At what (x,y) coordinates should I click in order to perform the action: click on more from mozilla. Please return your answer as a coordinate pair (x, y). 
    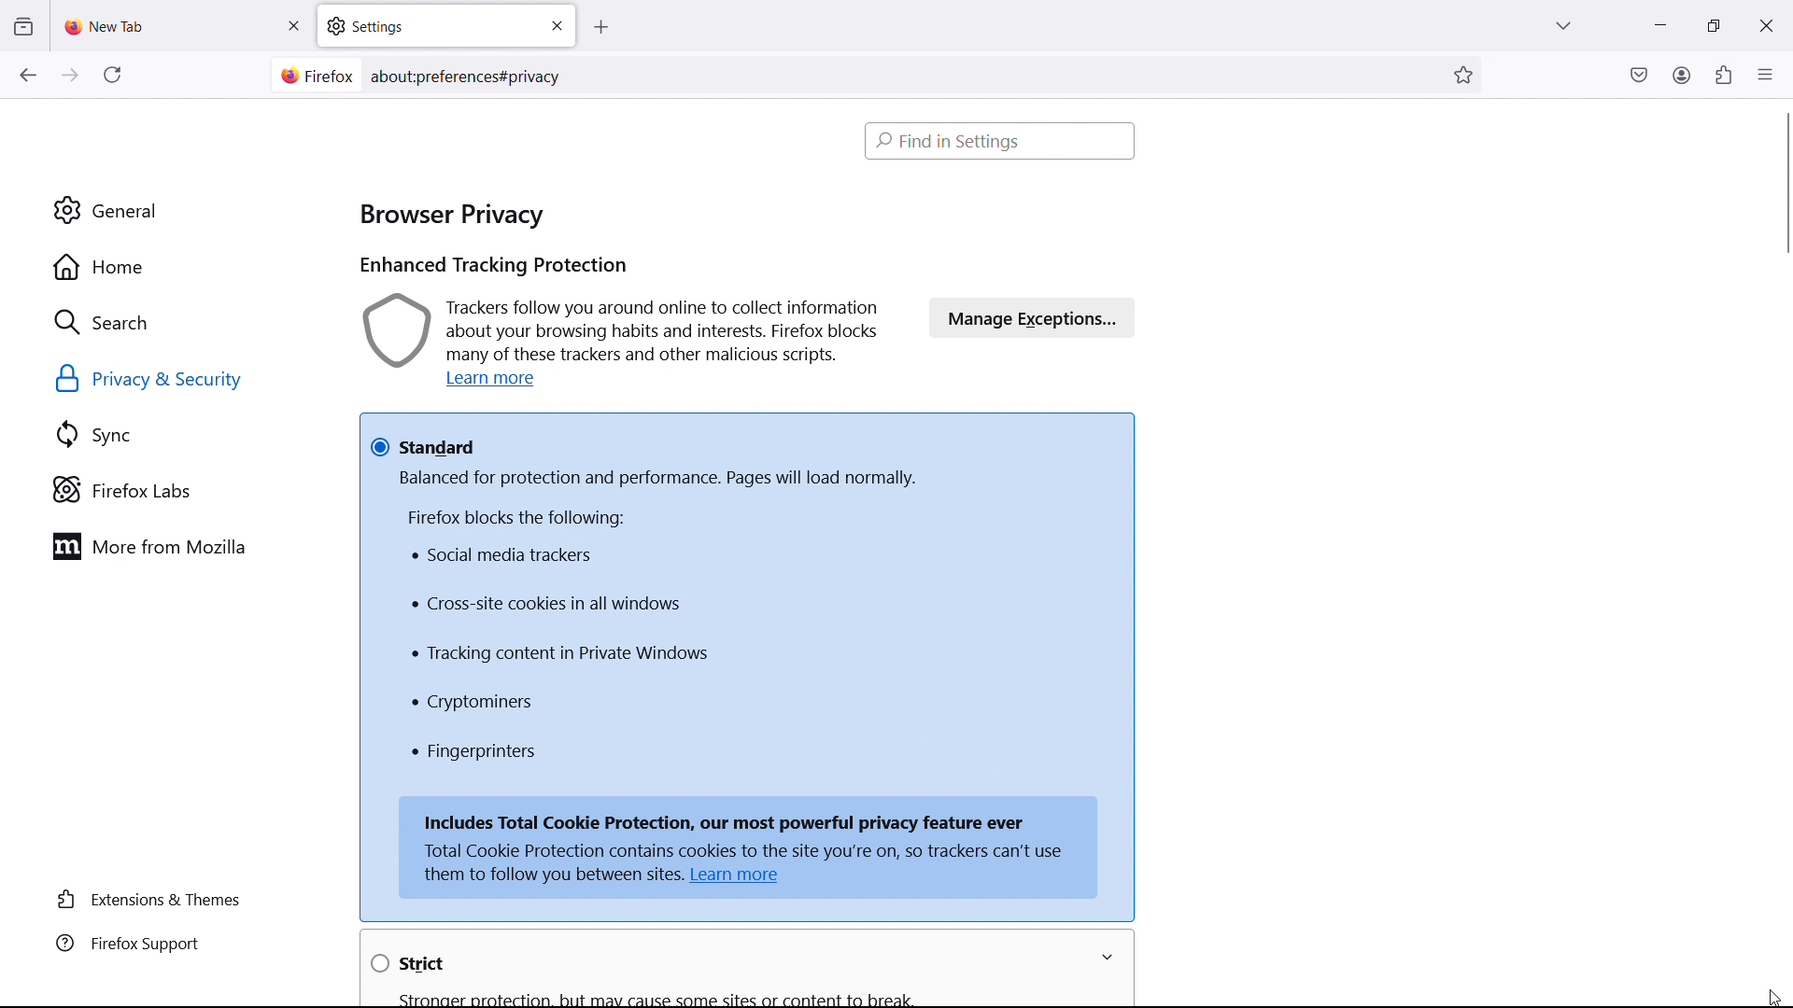
    Looking at the image, I should click on (178, 546).